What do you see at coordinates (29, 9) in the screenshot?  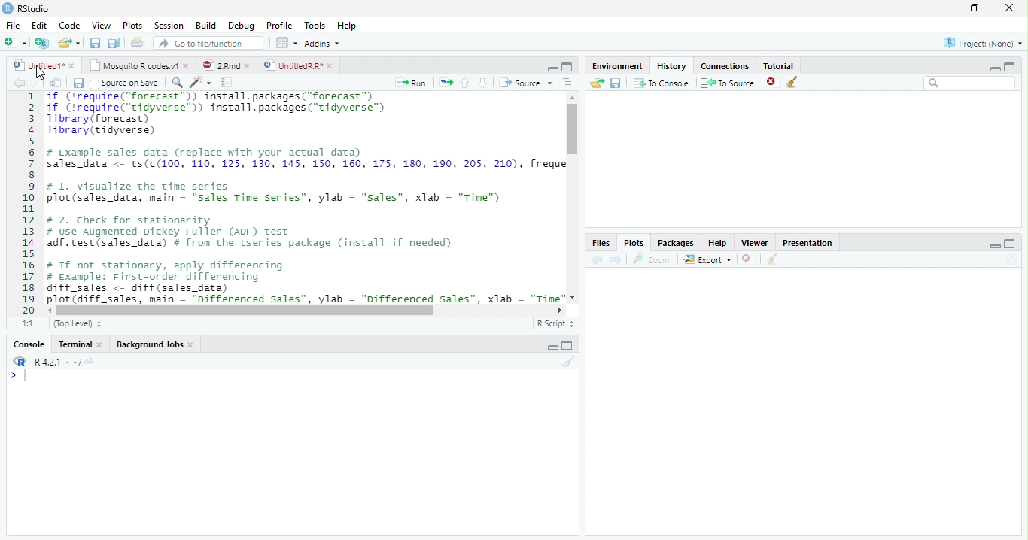 I see `RStudio` at bounding box center [29, 9].